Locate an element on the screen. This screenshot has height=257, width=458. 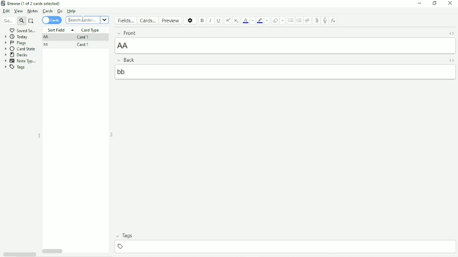
add tag is located at coordinates (287, 246).